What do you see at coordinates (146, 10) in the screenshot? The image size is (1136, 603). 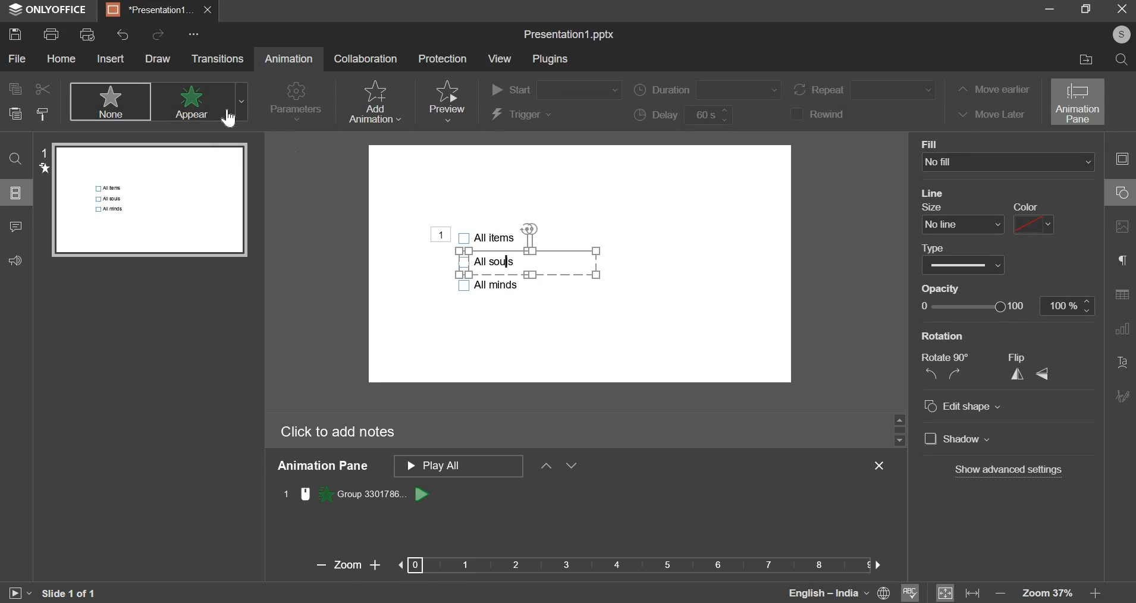 I see `presentation1` at bounding box center [146, 10].